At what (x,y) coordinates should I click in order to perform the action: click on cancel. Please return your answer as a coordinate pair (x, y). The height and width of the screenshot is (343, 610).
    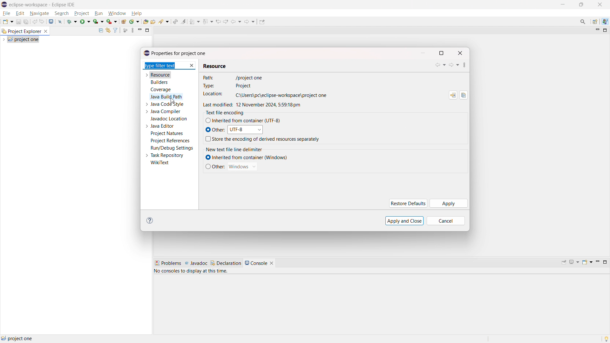
    Looking at the image, I should click on (445, 221).